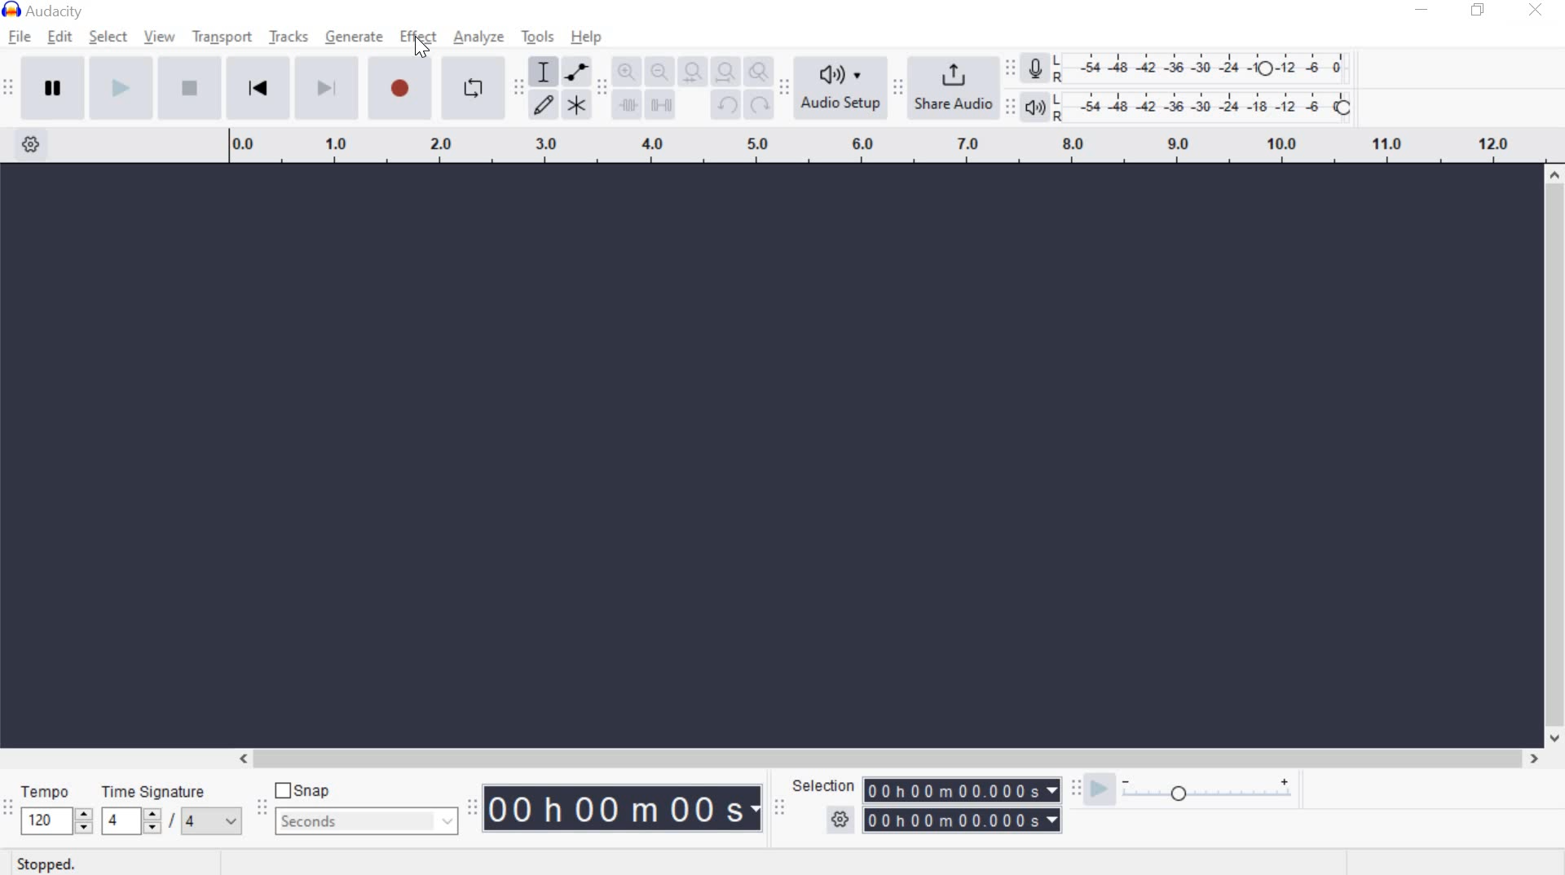  What do you see at coordinates (419, 48) in the screenshot?
I see `cursor` at bounding box center [419, 48].